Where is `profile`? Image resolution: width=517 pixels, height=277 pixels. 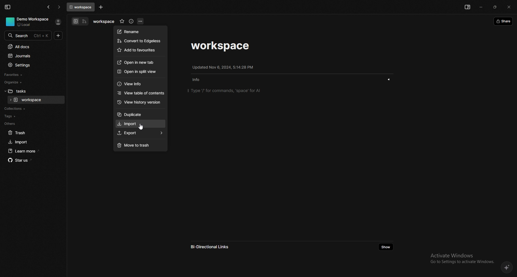 profile is located at coordinates (58, 22).